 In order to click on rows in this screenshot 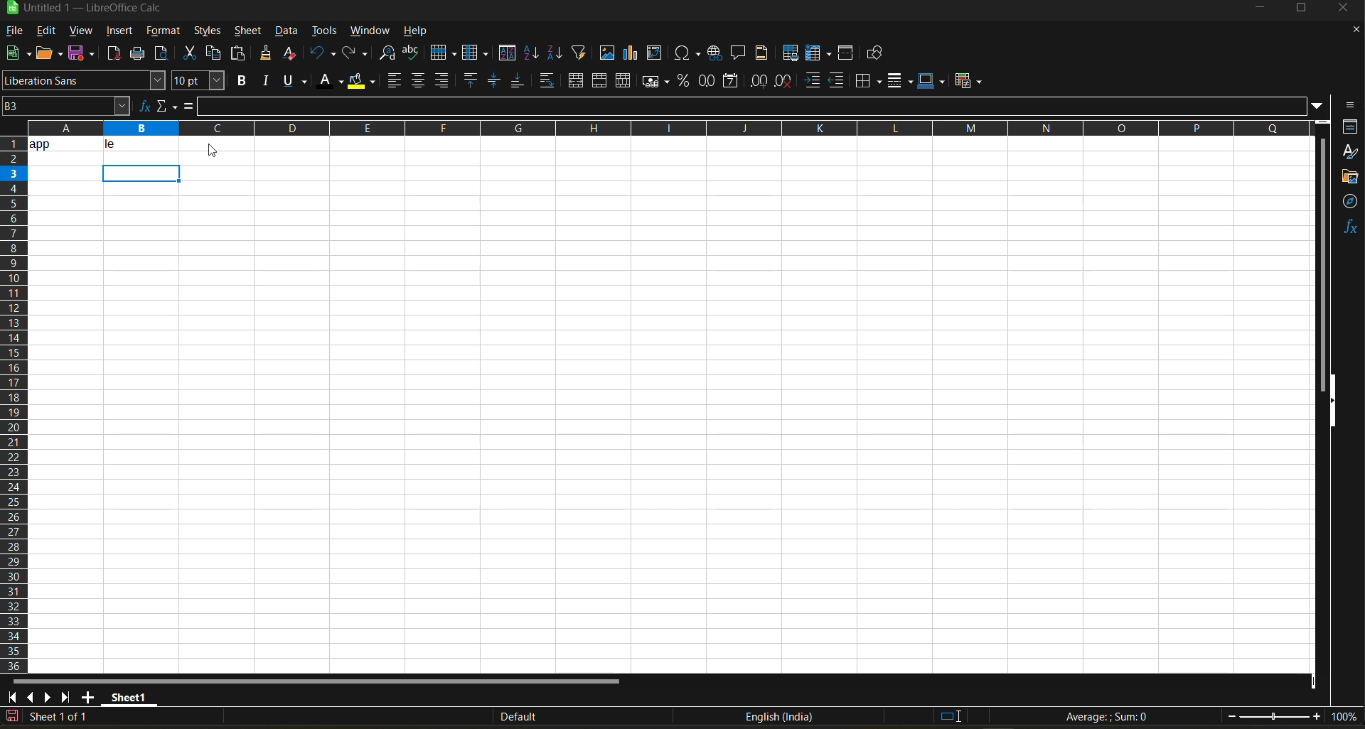, I will do `click(663, 127)`.